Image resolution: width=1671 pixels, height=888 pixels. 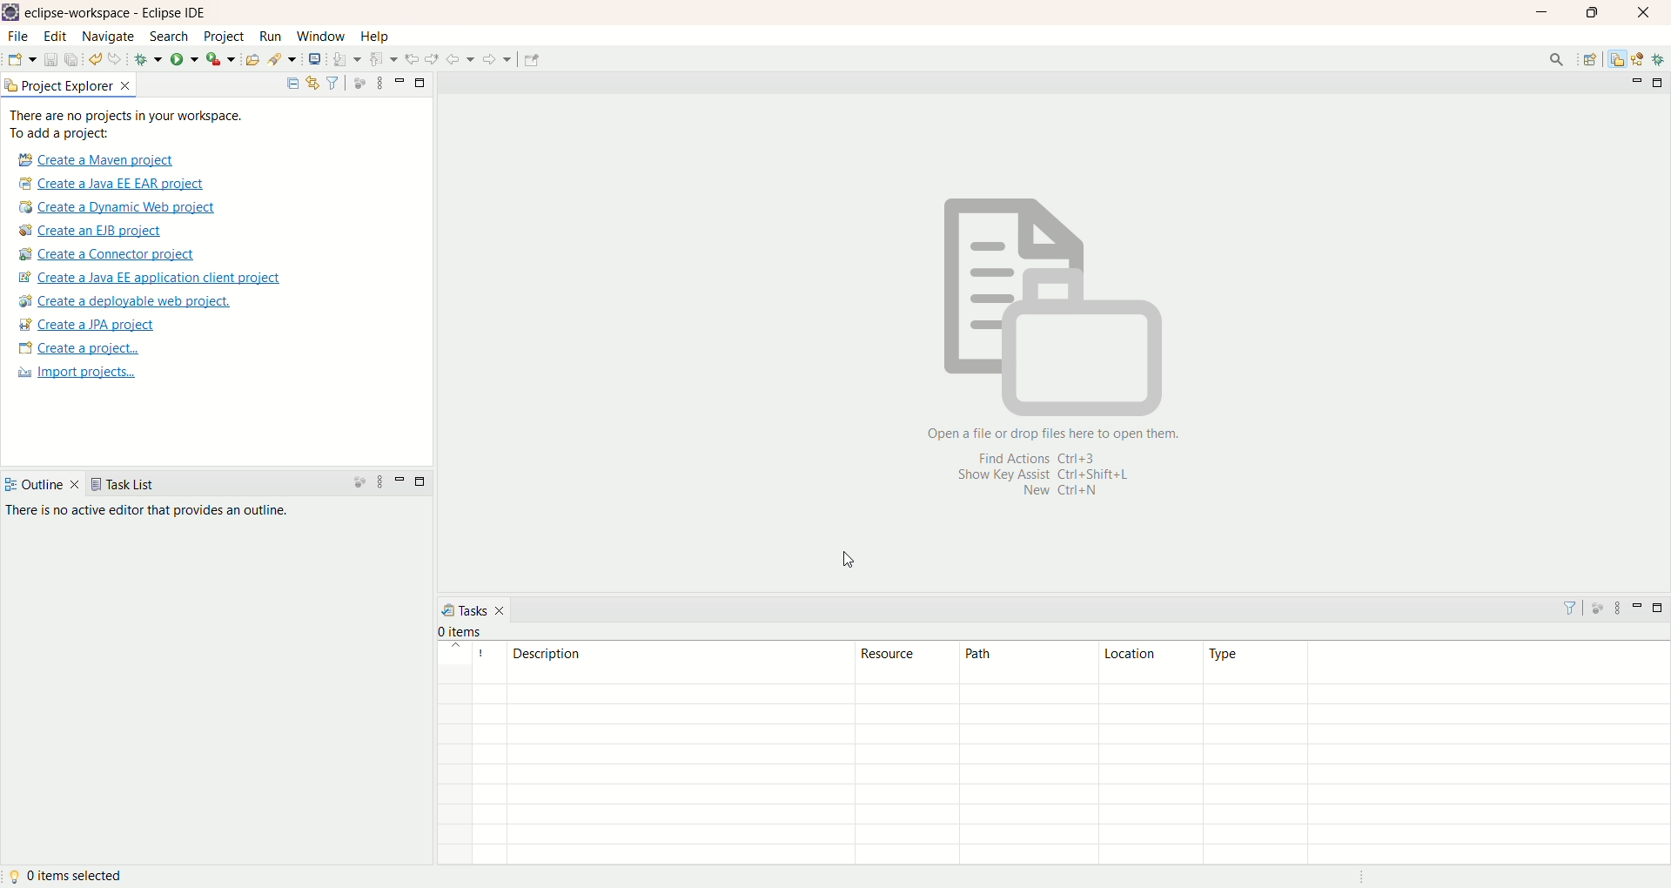 What do you see at coordinates (121, 207) in the screenshot?
I see `create a dynamic web project` at bounding box center [121, 207].